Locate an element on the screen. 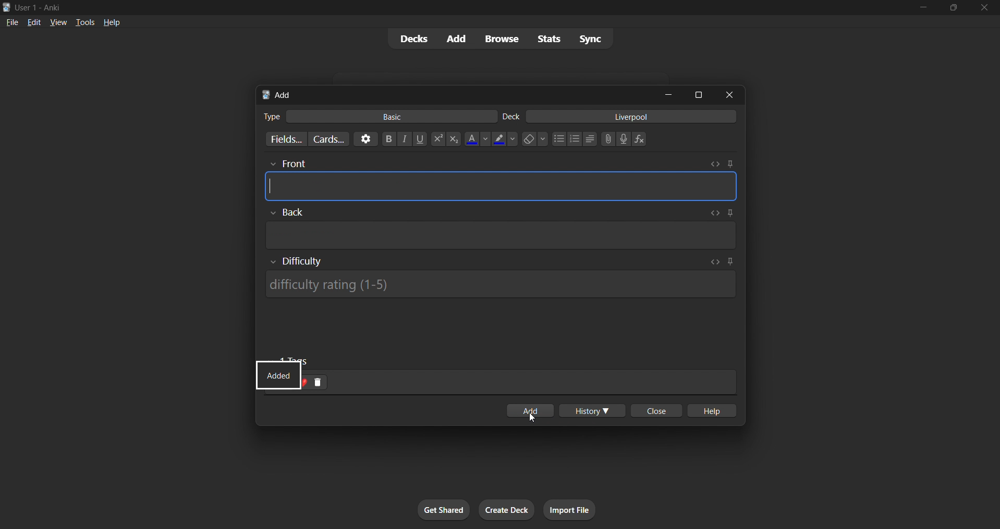 The width and height of the screenshot is (1000, 529). import file is located at coordinates (574, 509).